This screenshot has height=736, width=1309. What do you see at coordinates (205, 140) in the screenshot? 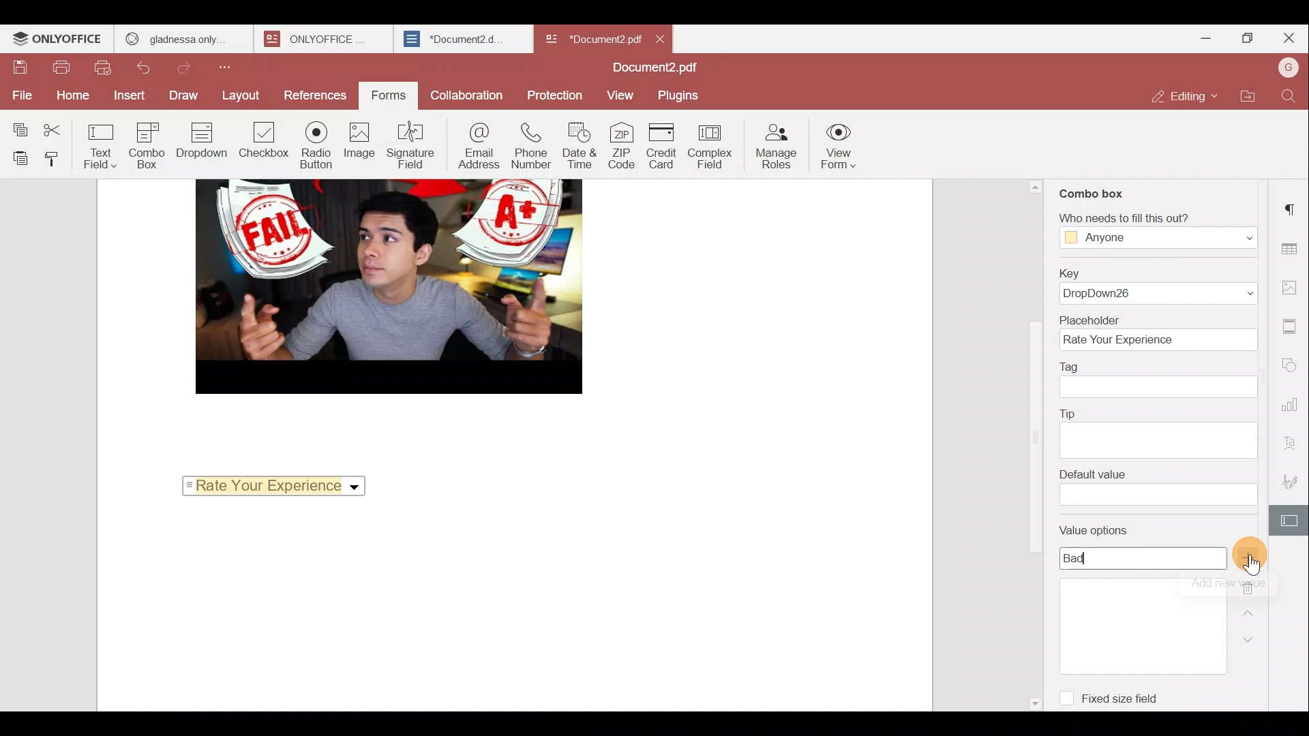
I see `Dropdown` at bounding box center [205, 140].